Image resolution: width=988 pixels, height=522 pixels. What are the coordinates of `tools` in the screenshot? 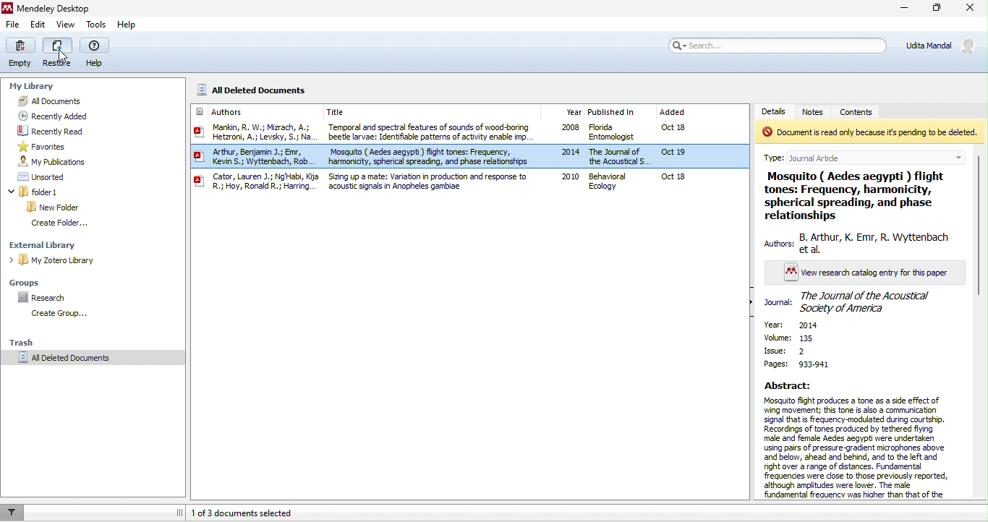 It's located at (99, 25).